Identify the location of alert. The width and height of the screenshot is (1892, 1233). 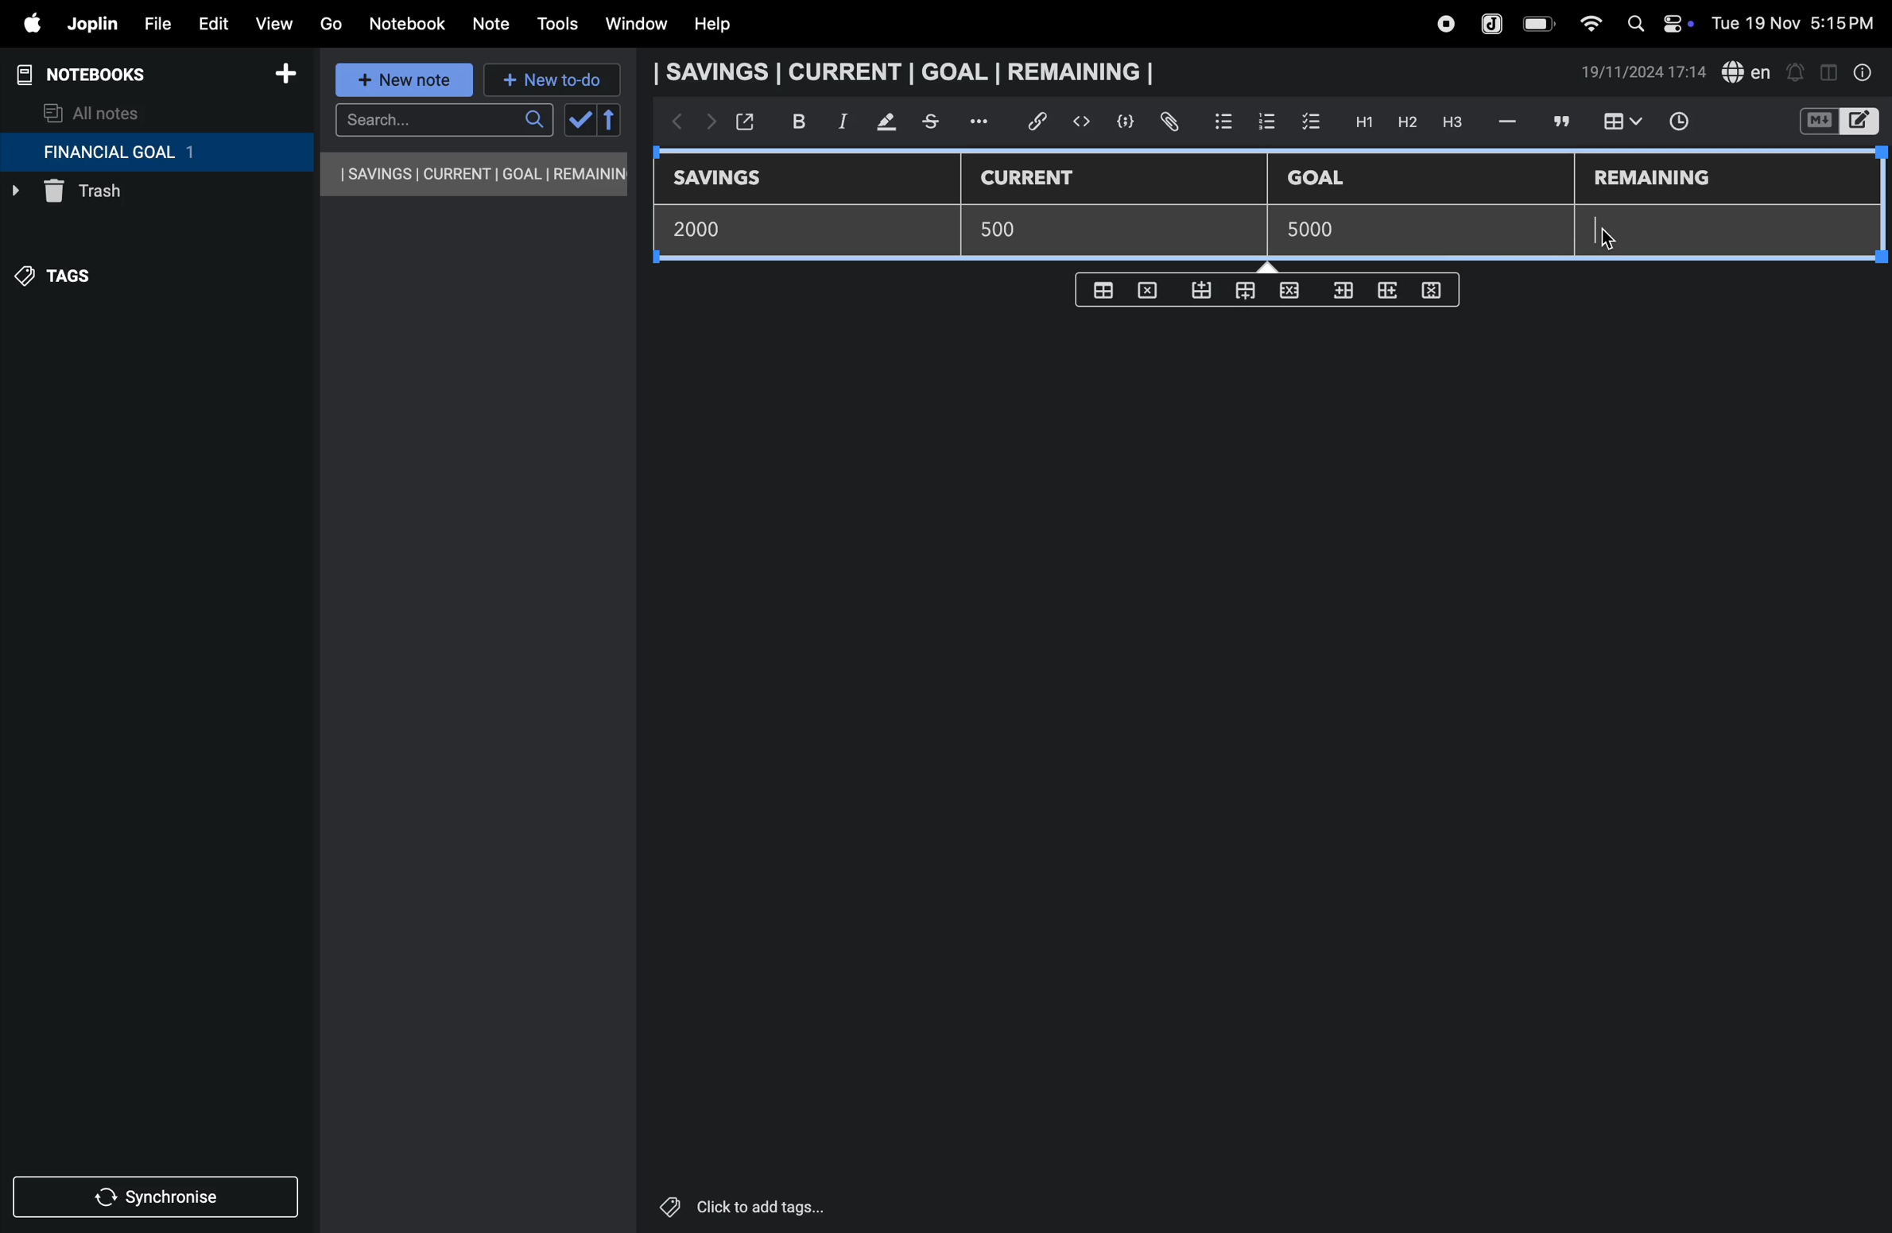
(1794, 72).